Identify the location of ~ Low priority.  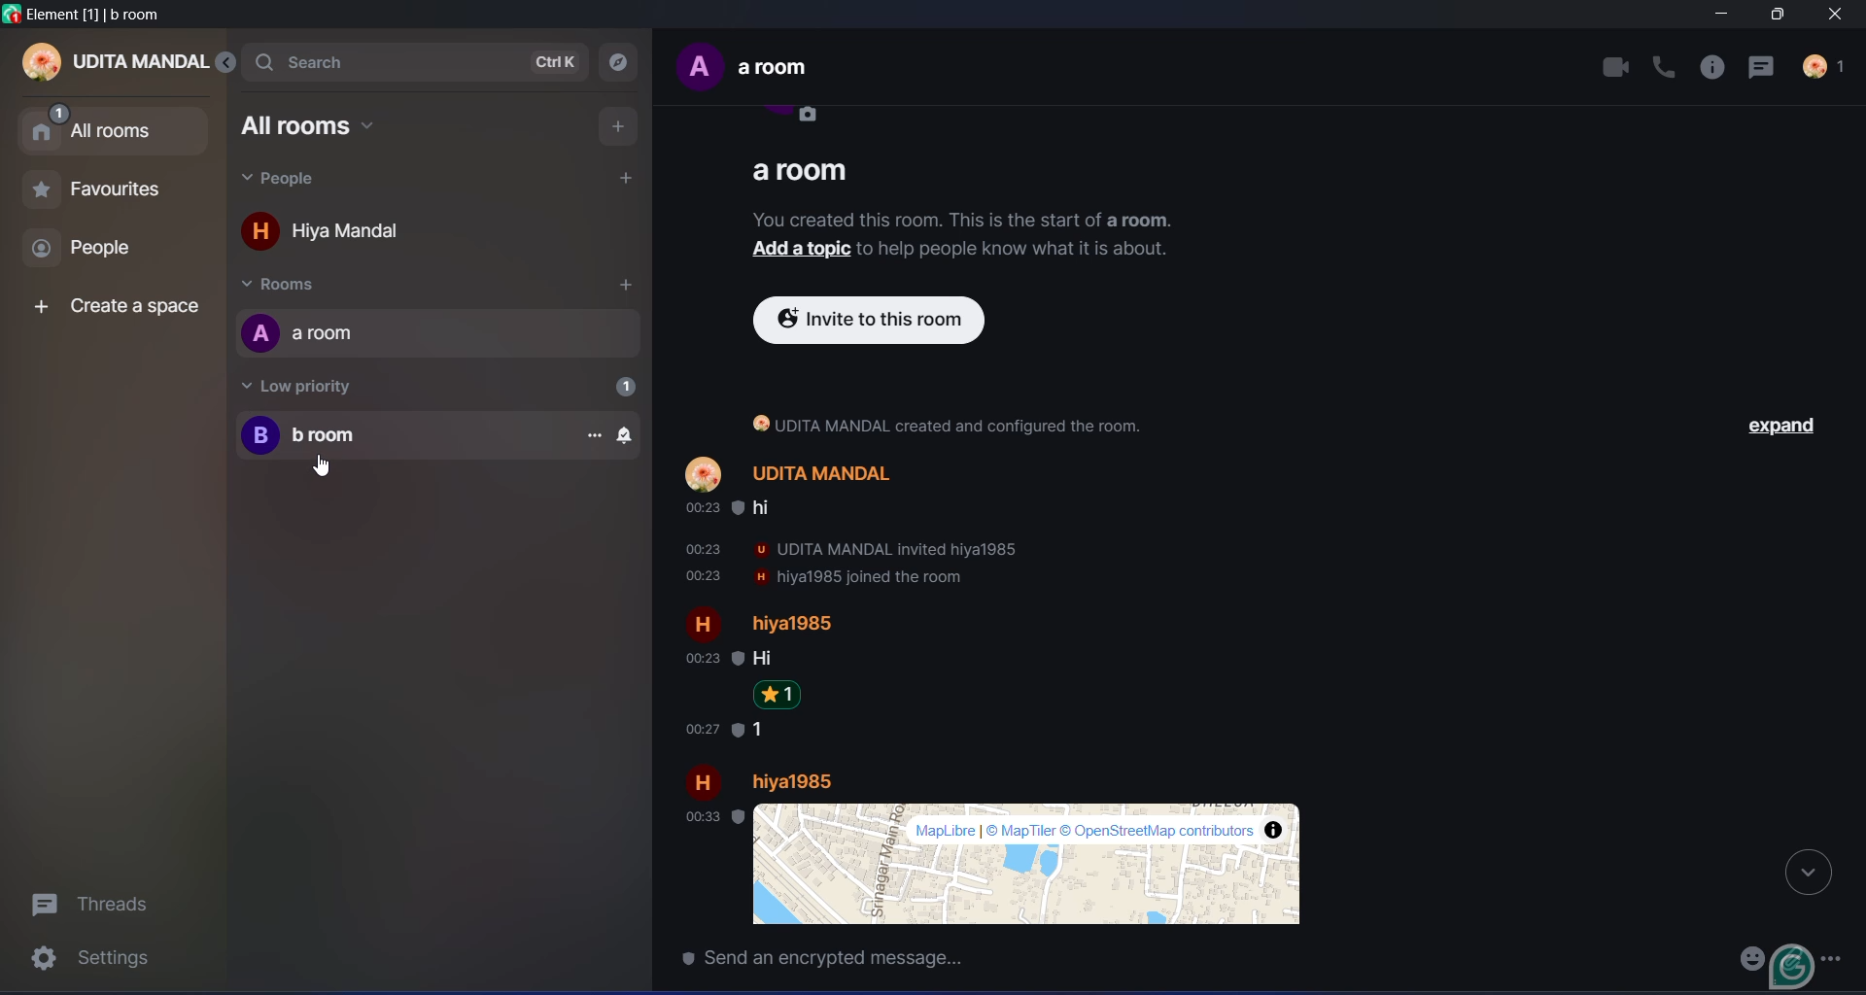
(313, 385).